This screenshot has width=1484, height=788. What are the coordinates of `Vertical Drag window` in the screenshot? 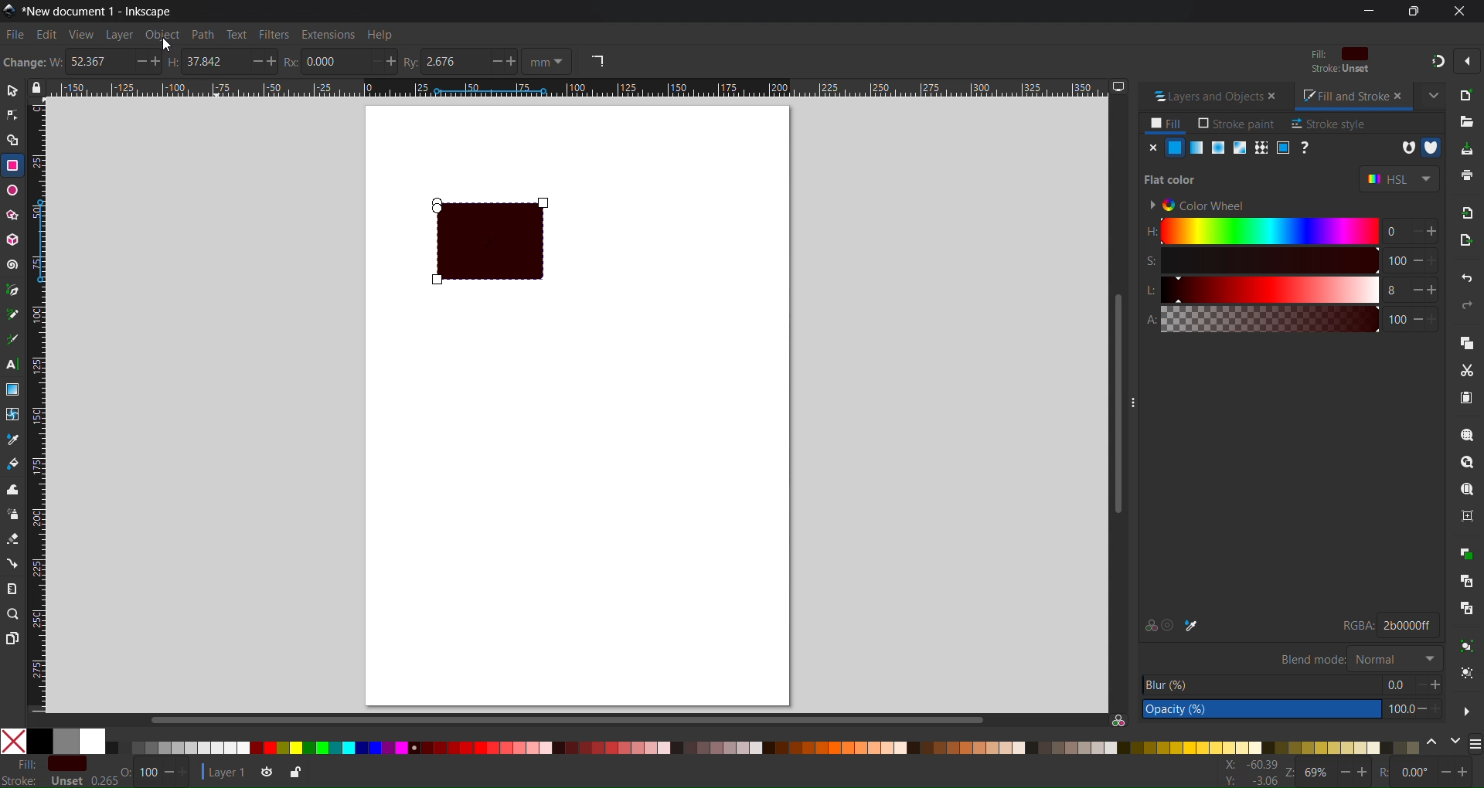 It's located at (1140, 396).